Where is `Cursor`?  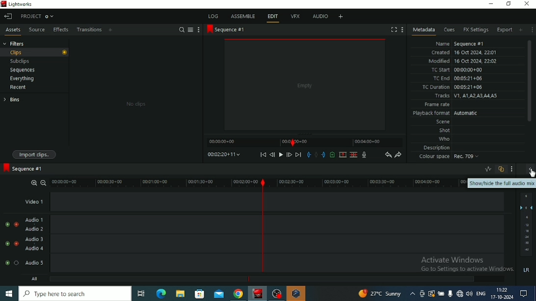
Cursor is located at coordinates (531, 174).